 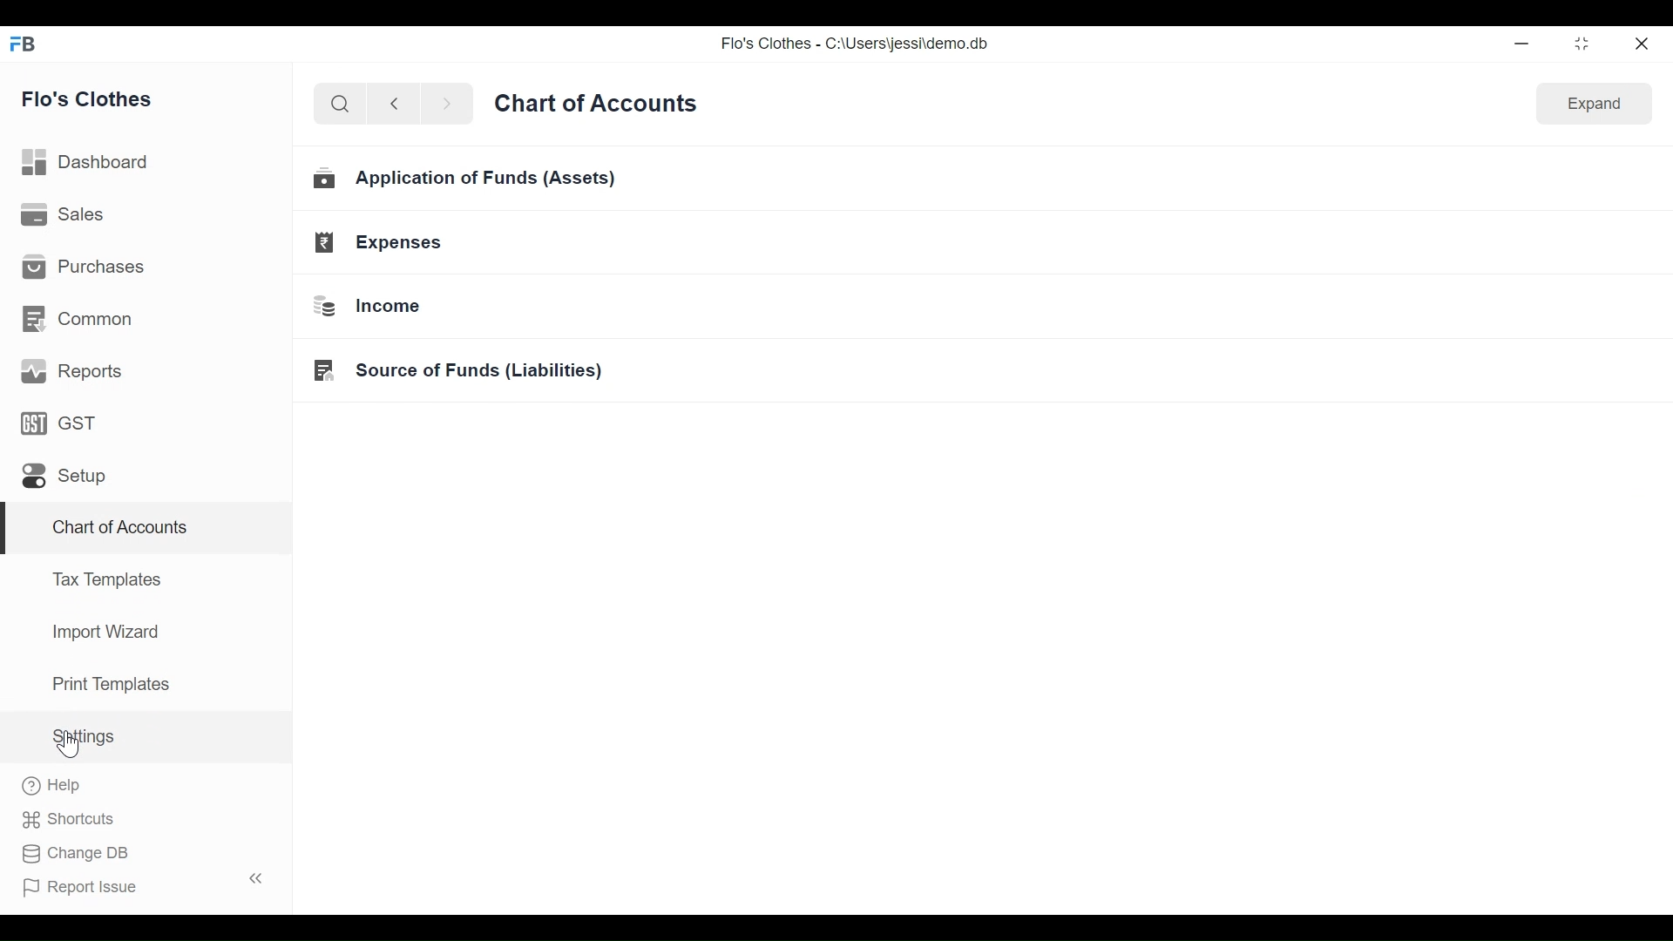 What do you see at coordinates (71, 745) in the screenshot?
I see `Cursor` at bounding box center [71, 745].